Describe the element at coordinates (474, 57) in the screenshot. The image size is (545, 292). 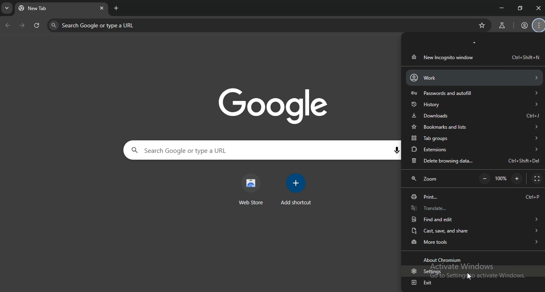
I see `new incognito window` at that location.